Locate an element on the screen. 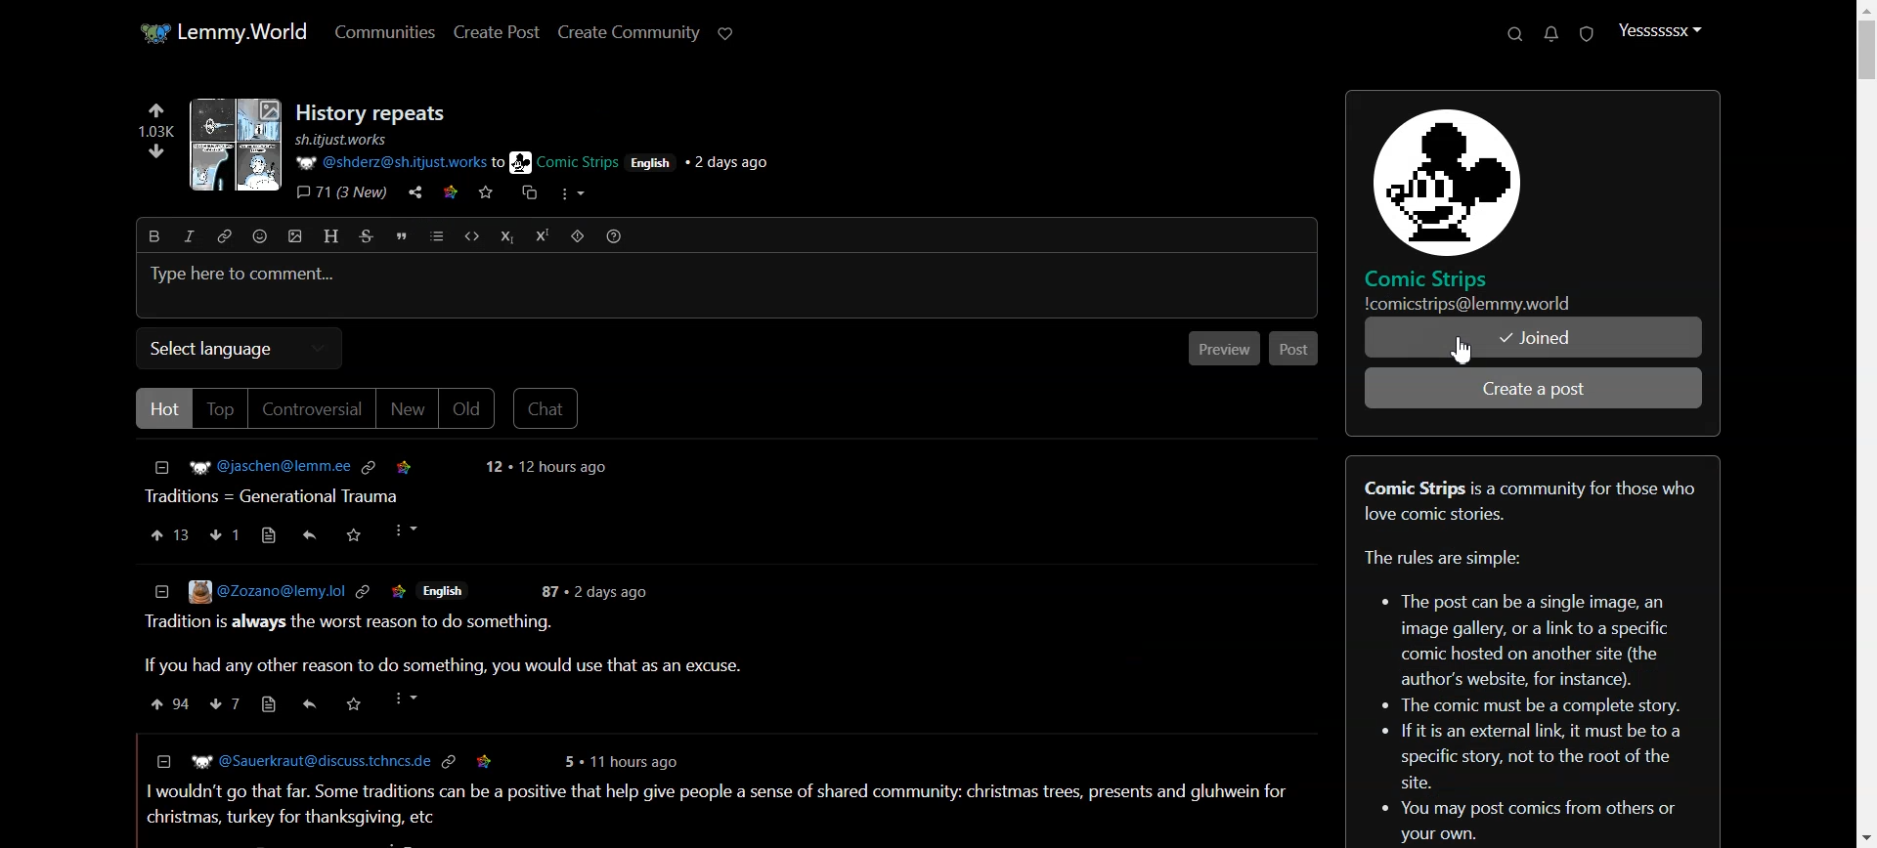  Save is located at coordinates (354, 533).